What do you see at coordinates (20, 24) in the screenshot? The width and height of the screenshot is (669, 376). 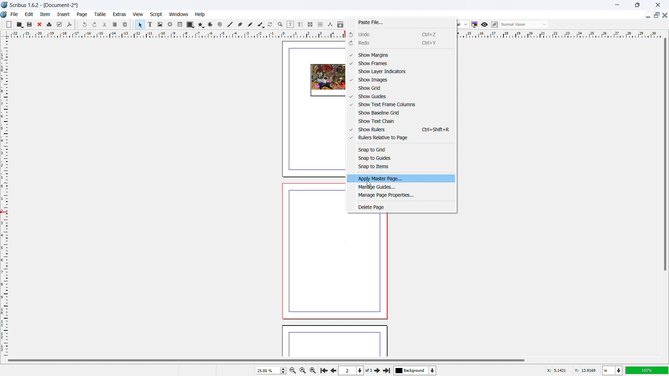 I see `open` at bounding box center [20, 24].